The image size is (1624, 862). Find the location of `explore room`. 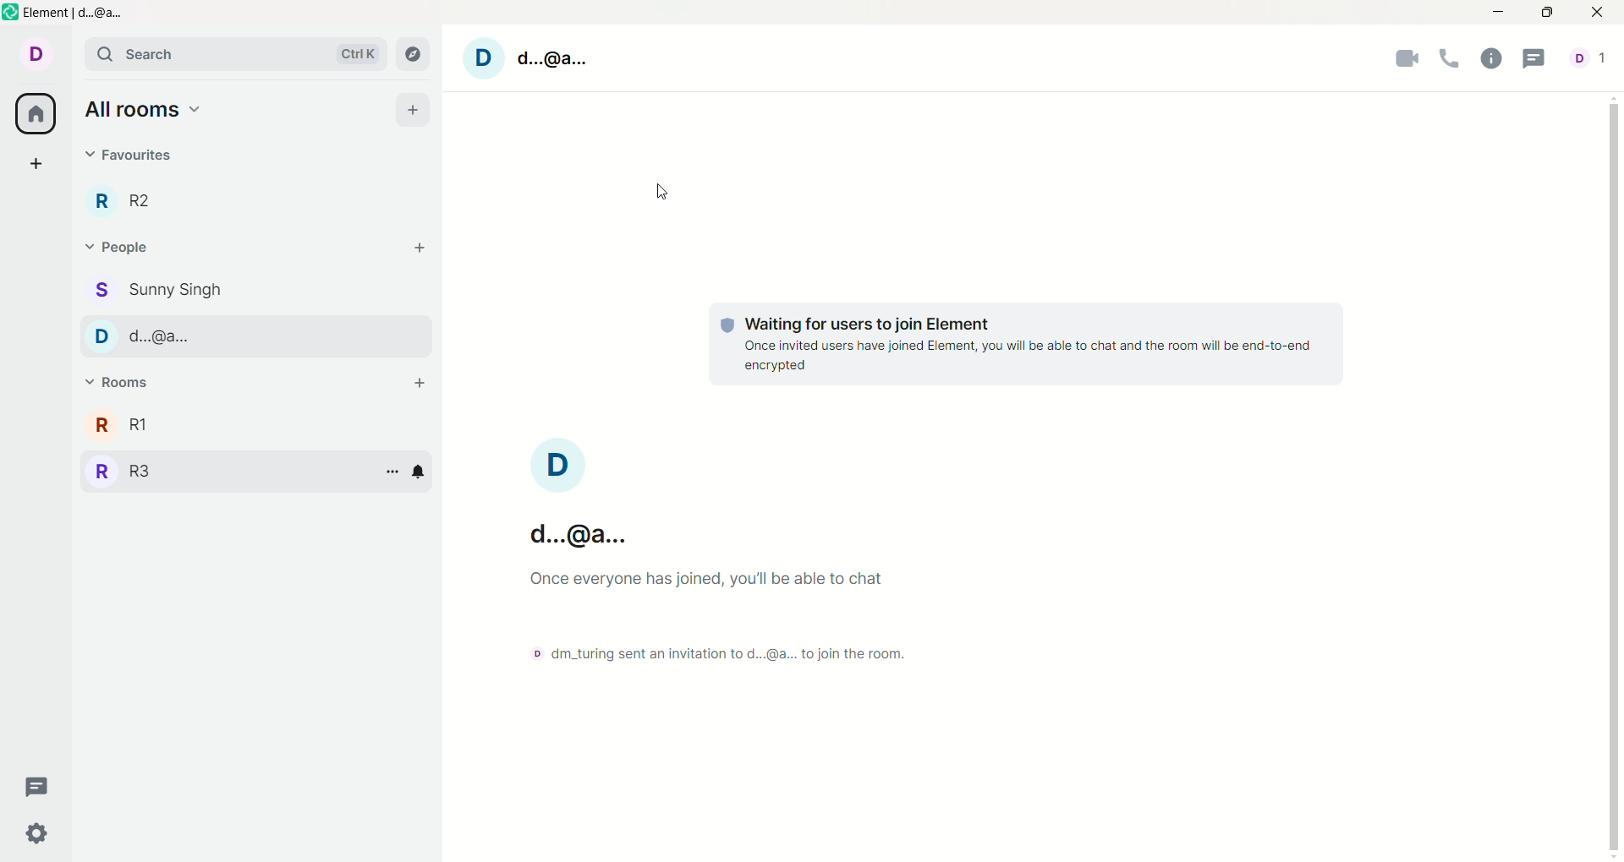

explore room is located at coordinates (413, 52).